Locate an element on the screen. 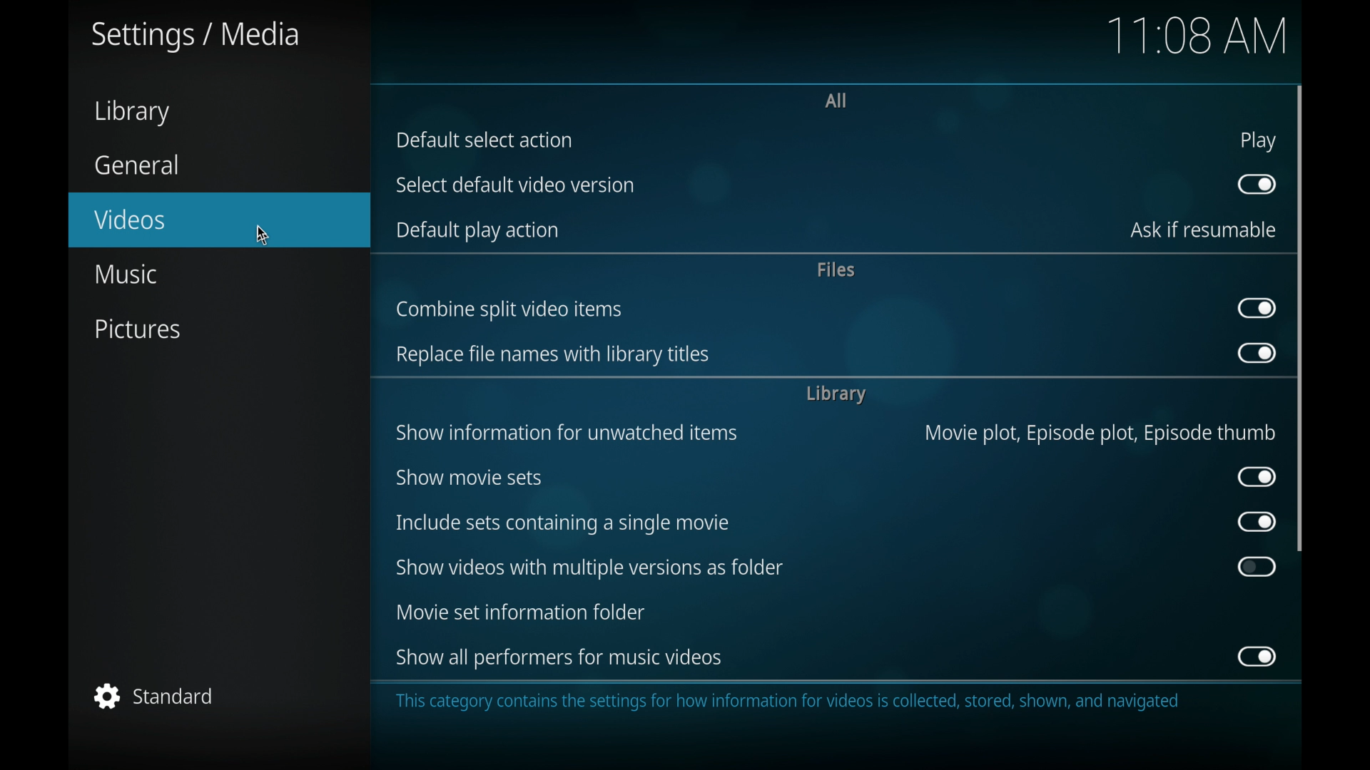 This screenshot has height=770, width=1370. toggle button is located at coordinates (1257, 657).